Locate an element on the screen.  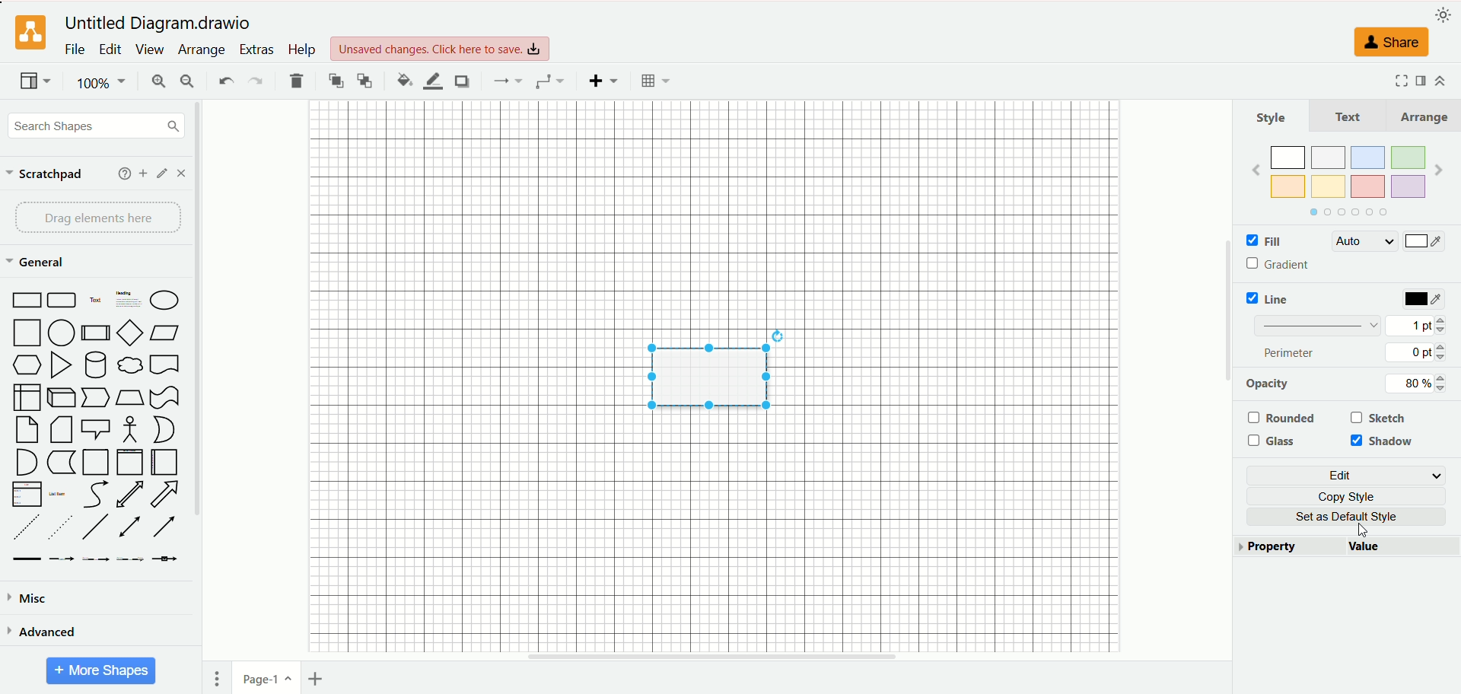
shape is located at coordinates (705, 374).